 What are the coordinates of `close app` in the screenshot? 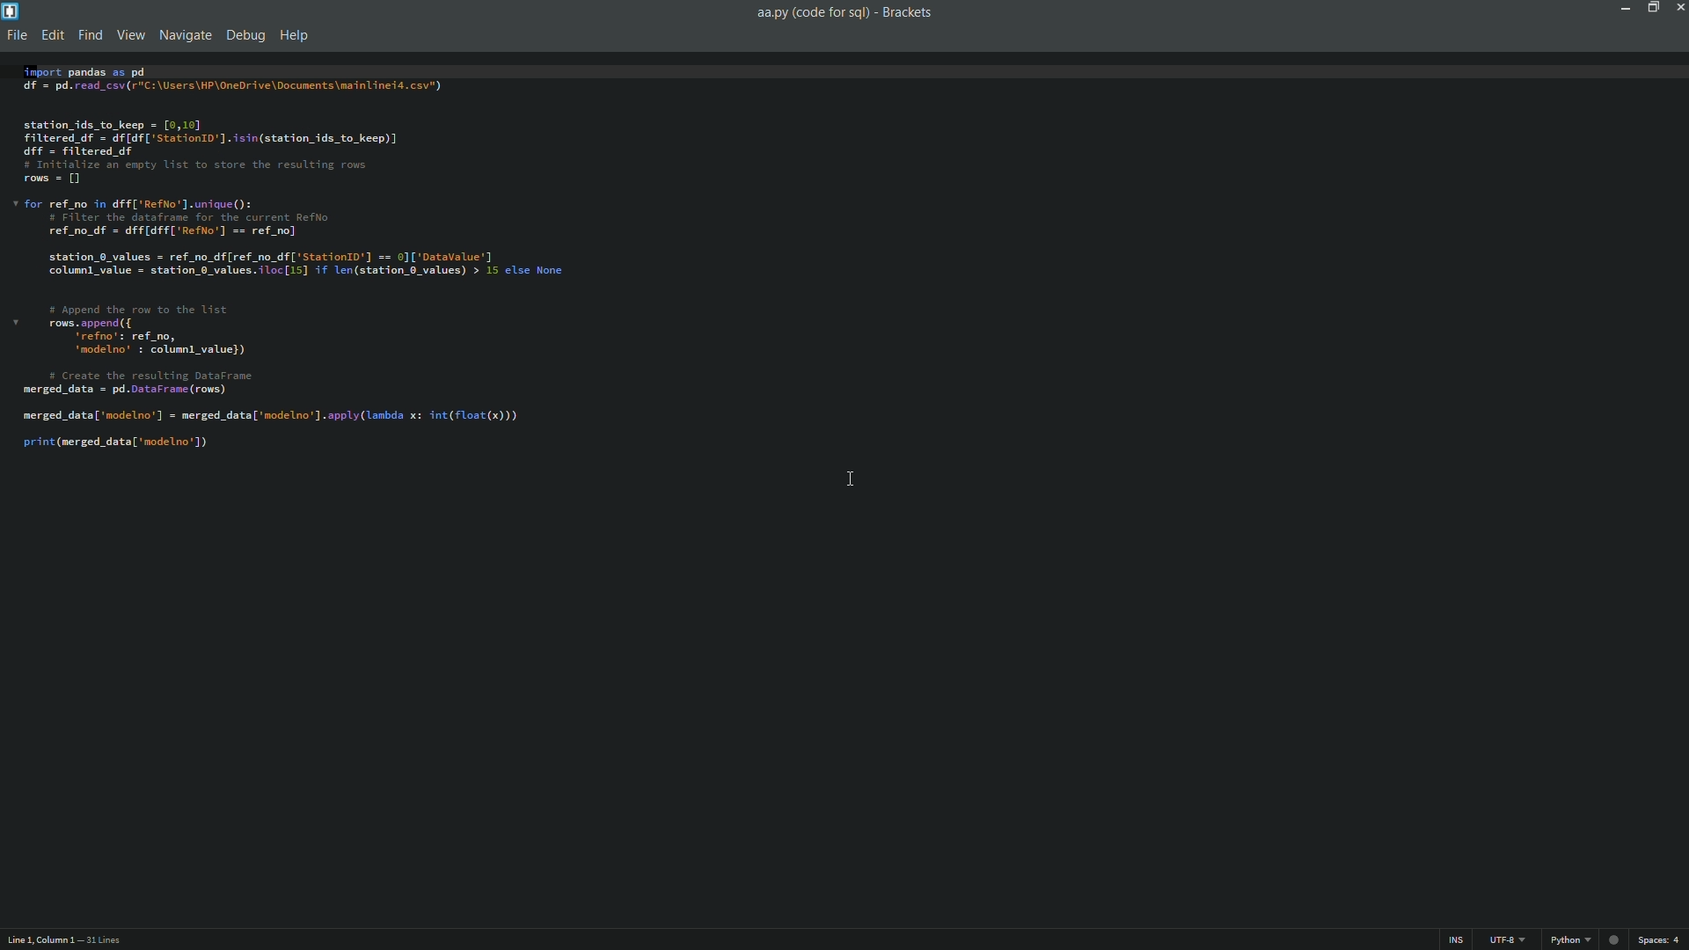 It's located at (1678, 9).